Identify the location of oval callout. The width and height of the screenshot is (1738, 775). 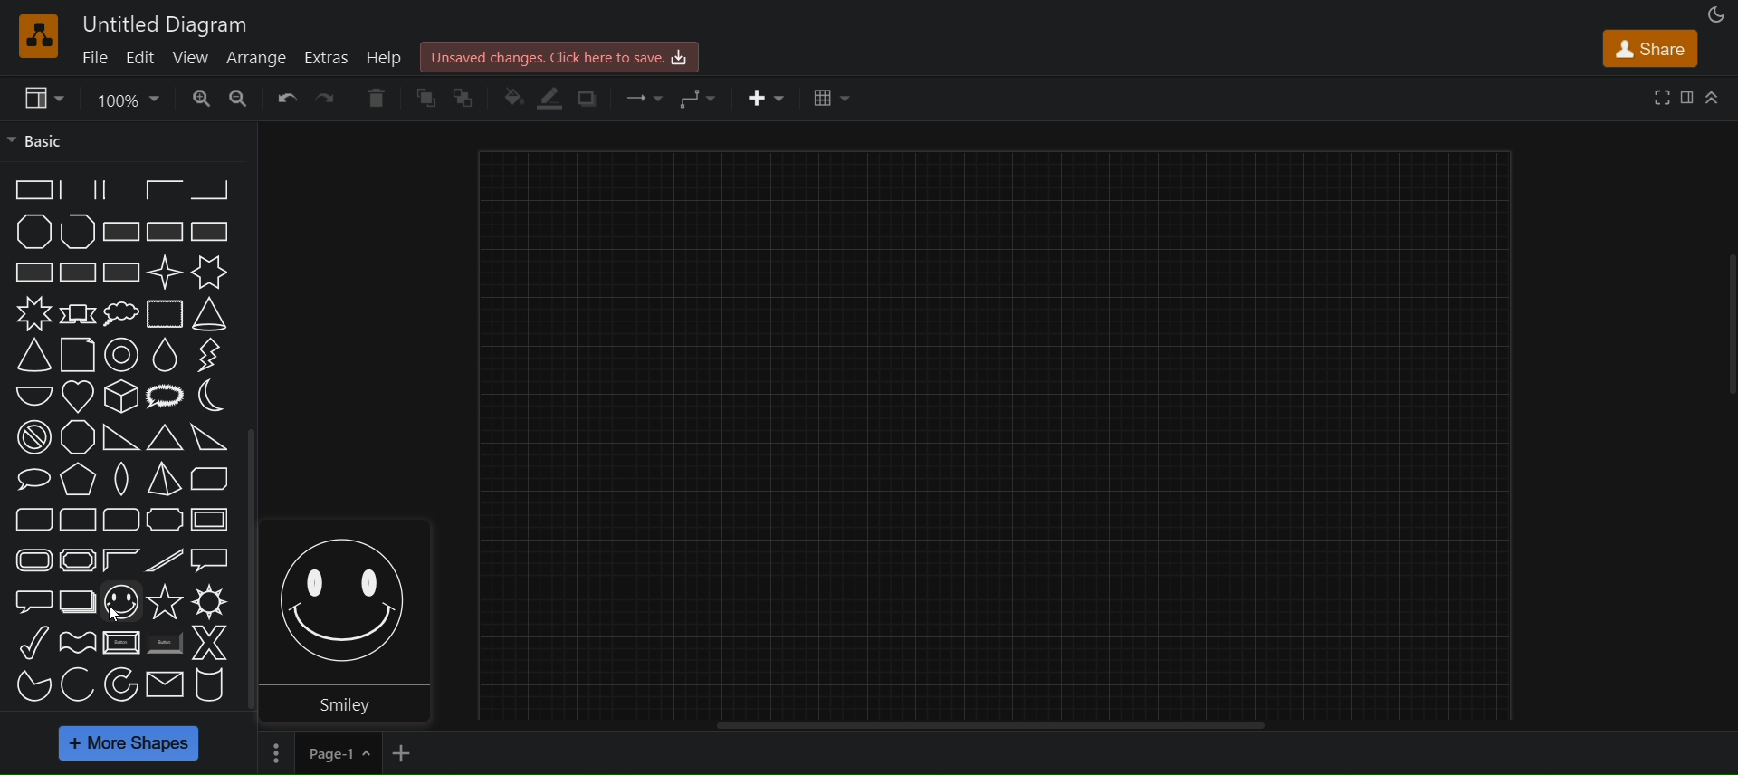
(32, 478).